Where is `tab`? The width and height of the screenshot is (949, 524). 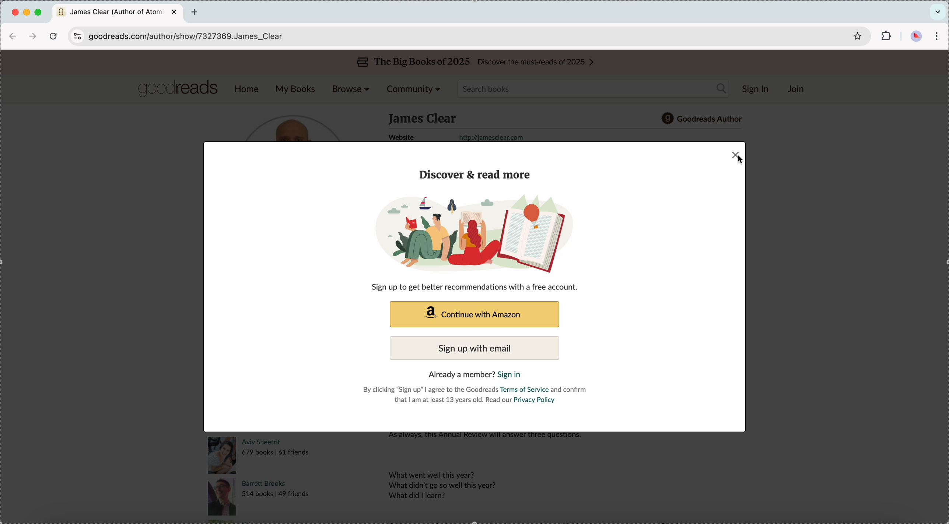 tab is located at coordinates (119, 13).